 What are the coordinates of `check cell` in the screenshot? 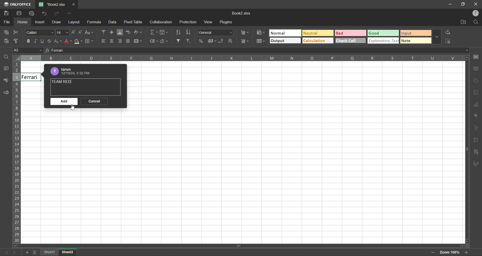 It's located at (349, 41).